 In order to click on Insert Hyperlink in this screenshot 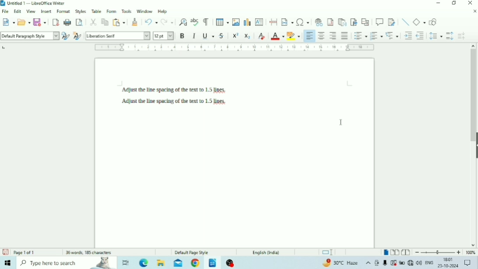, I will do `click(319, 21)`.